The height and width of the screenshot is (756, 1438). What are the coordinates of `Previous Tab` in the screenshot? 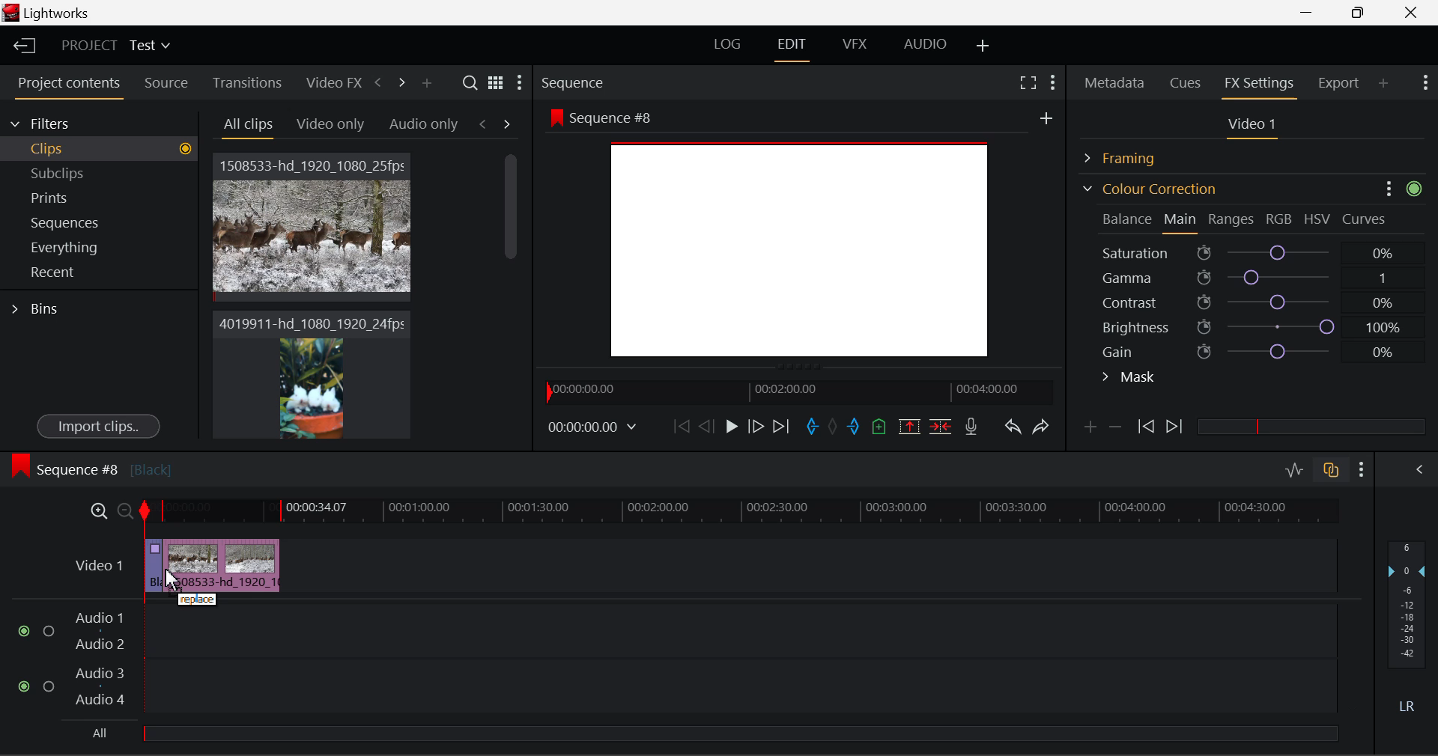 It's located at (485, 124).